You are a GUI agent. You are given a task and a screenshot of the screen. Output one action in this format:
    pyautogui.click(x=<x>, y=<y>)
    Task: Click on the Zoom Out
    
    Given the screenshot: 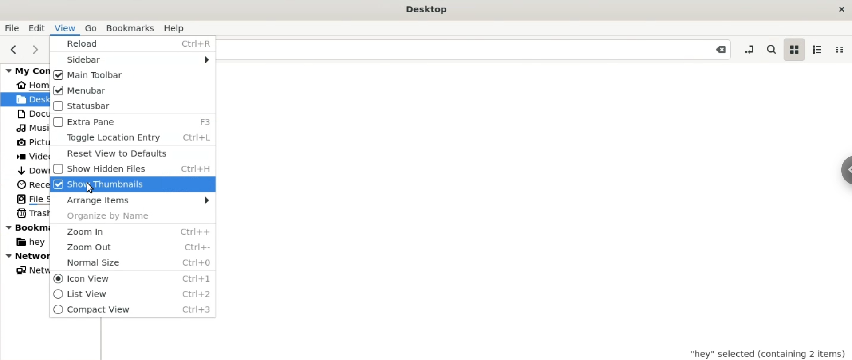 What is the action you would take?
    pyautogui.click(x=131, y=246)
    